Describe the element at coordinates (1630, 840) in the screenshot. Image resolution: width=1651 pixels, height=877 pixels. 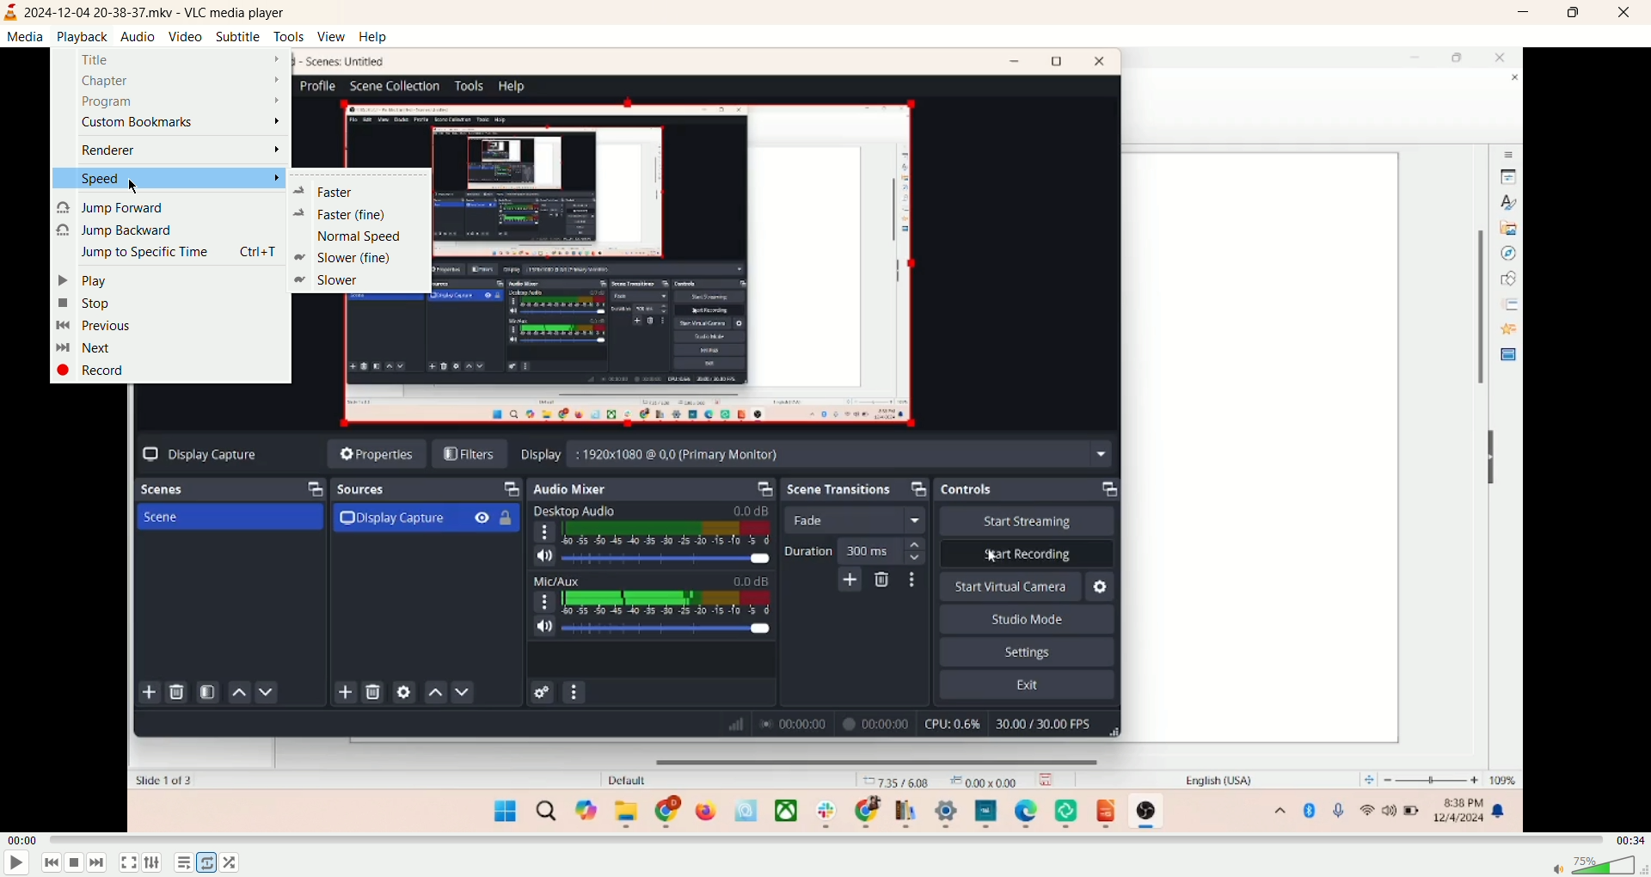
I see `total time` at that location.